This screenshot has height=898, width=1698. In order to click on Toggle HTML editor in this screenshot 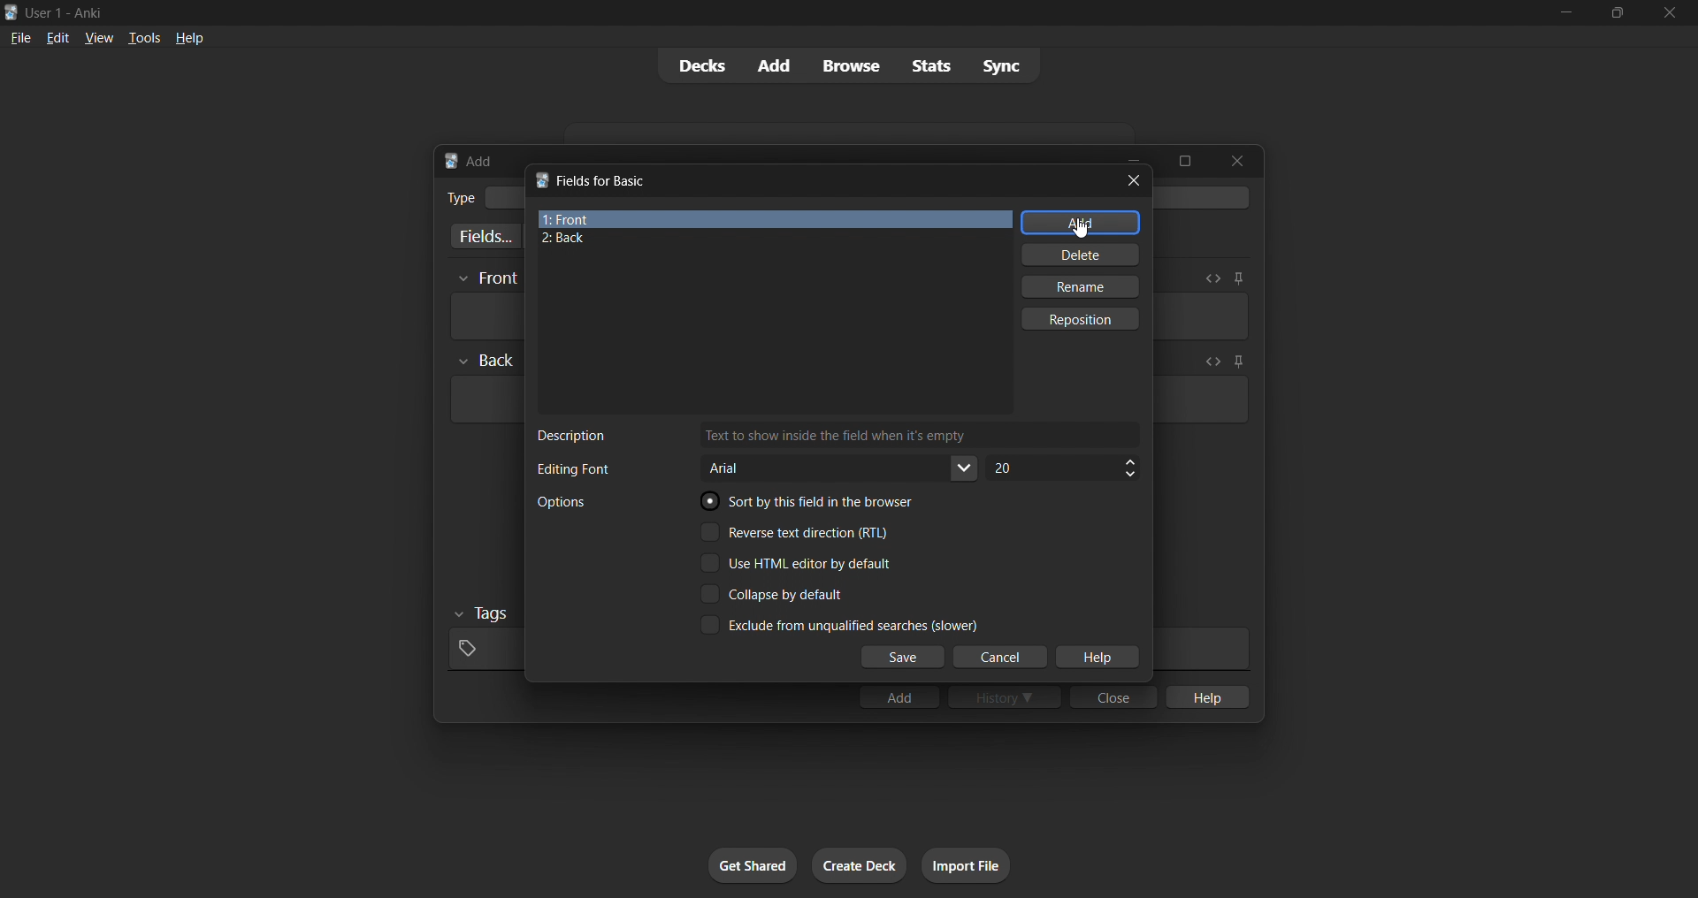, I will do `click(1212, 278)`.